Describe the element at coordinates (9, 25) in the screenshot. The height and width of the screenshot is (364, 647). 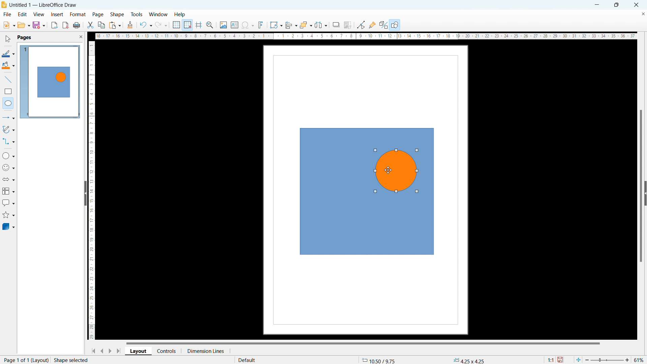
I see `new` at that location.